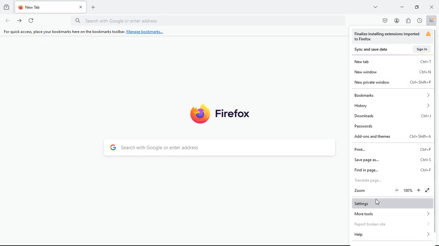 Image resolution: width=439 pixels, height=246 pixels. I want to click on new window, so click(392, 71).